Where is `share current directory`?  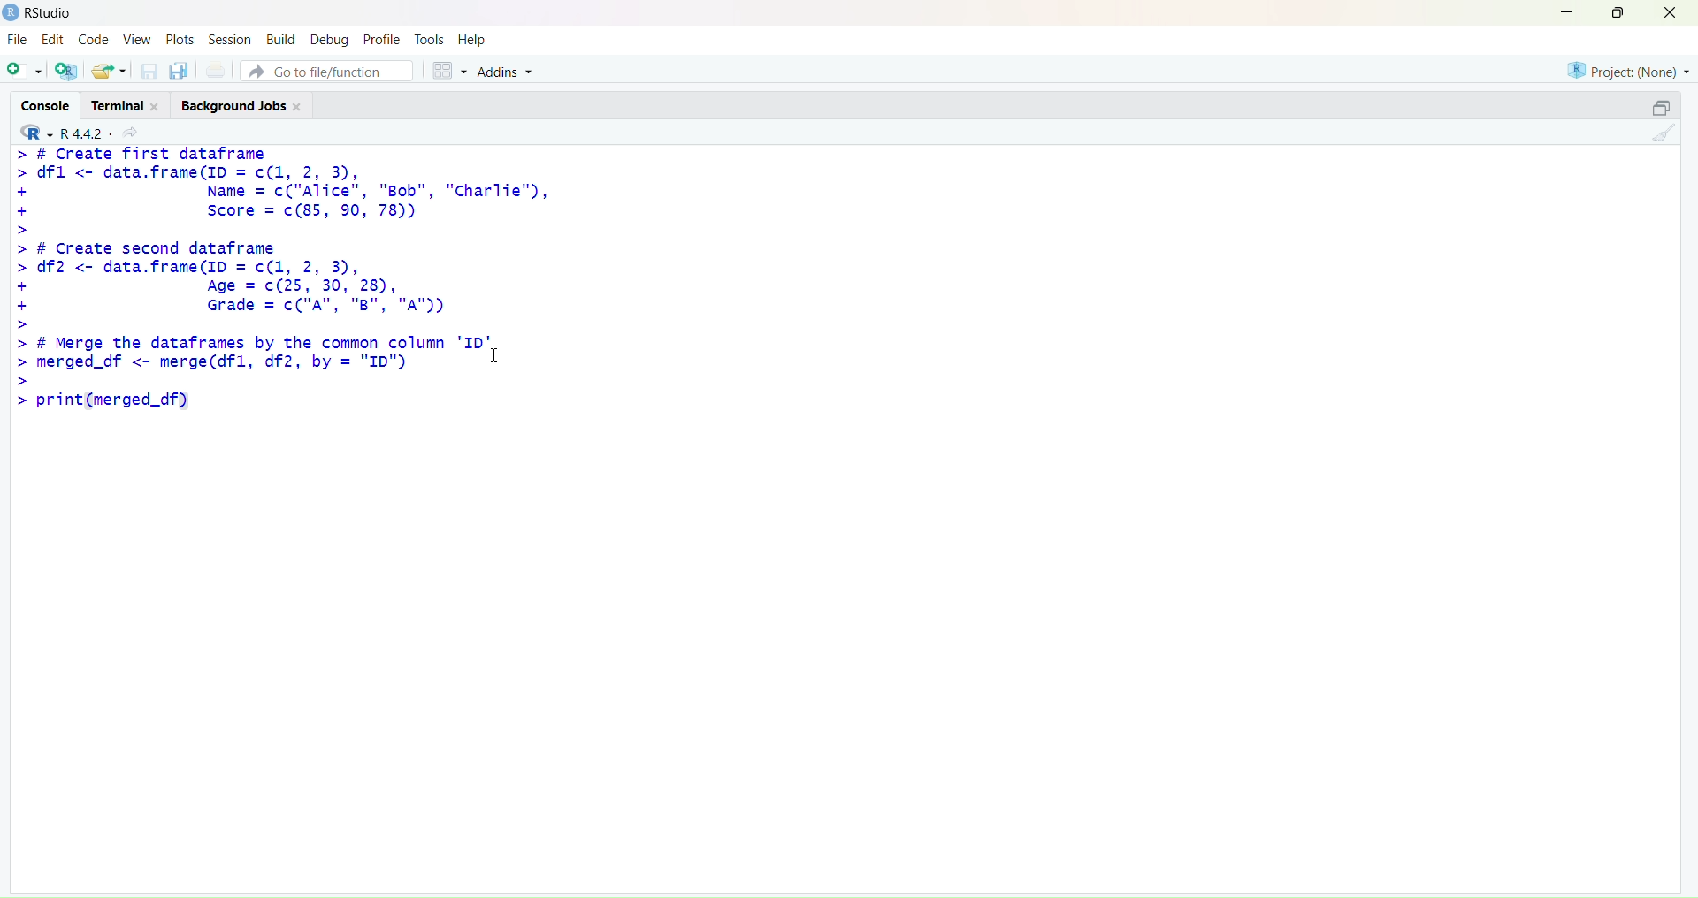 share current directory is located at coordinates (130, 133).